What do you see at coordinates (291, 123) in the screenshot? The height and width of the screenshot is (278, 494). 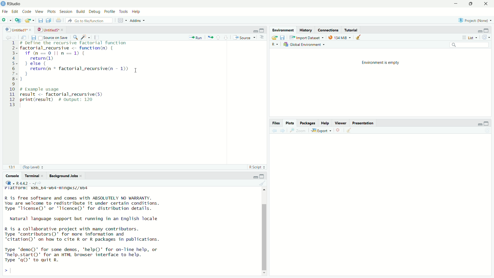 I see `Plots` at bounding box center [291, 123].